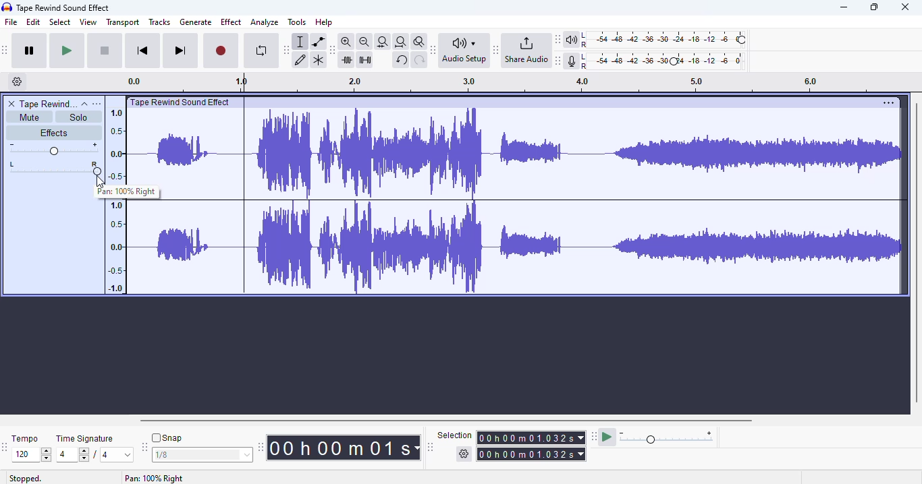 This screenshot has height=484, width=922. I want to click on horizontal scroll bar, so click(448, 421).